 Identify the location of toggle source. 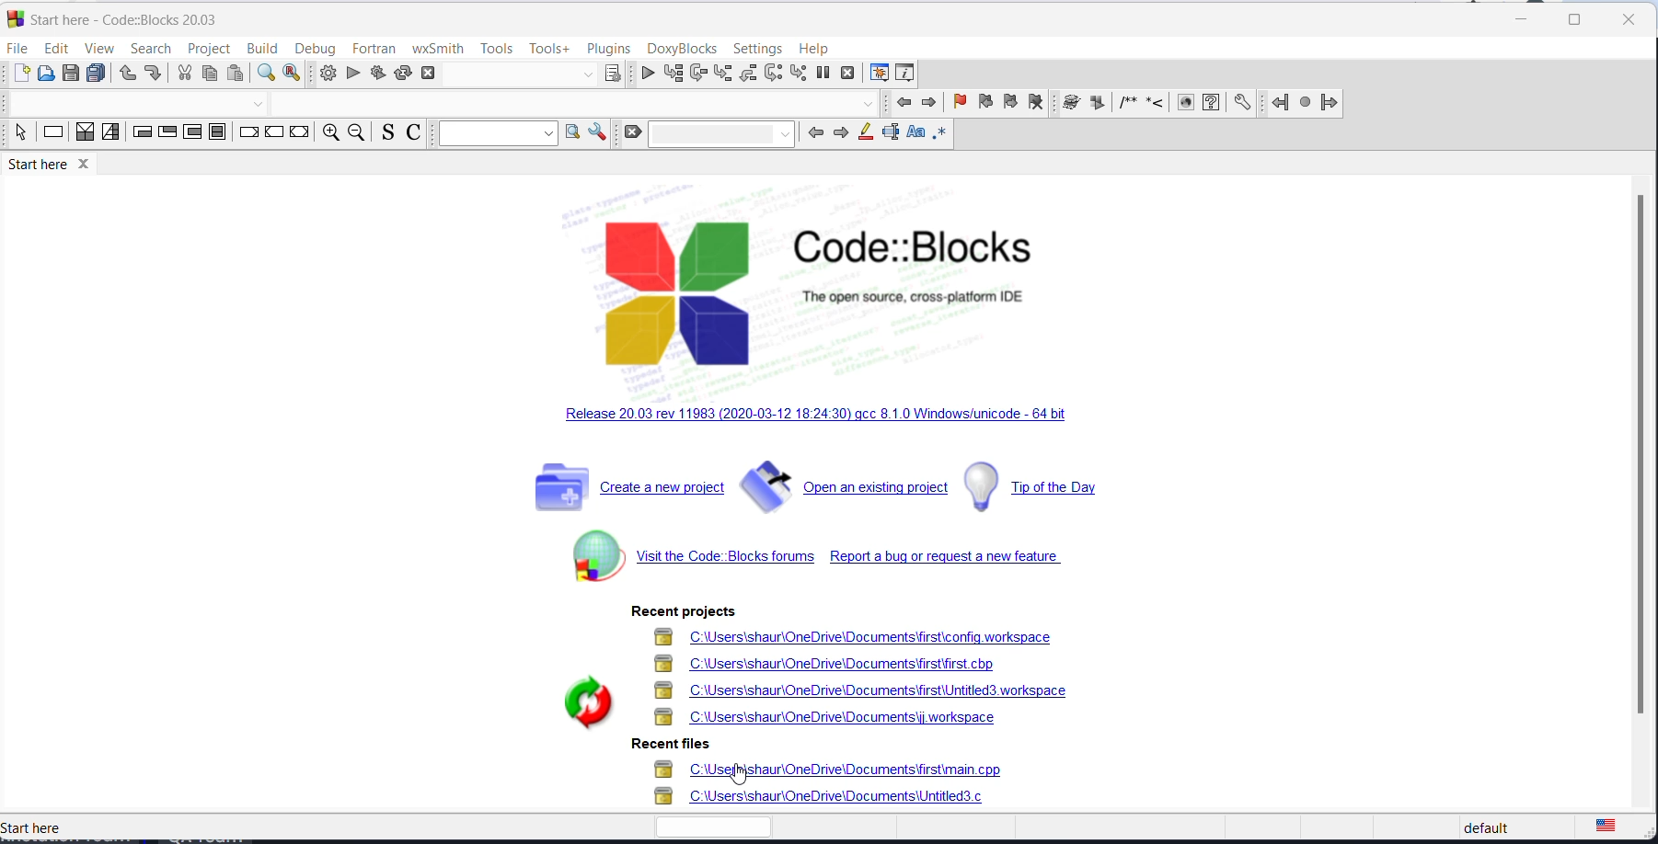
(384, 134).